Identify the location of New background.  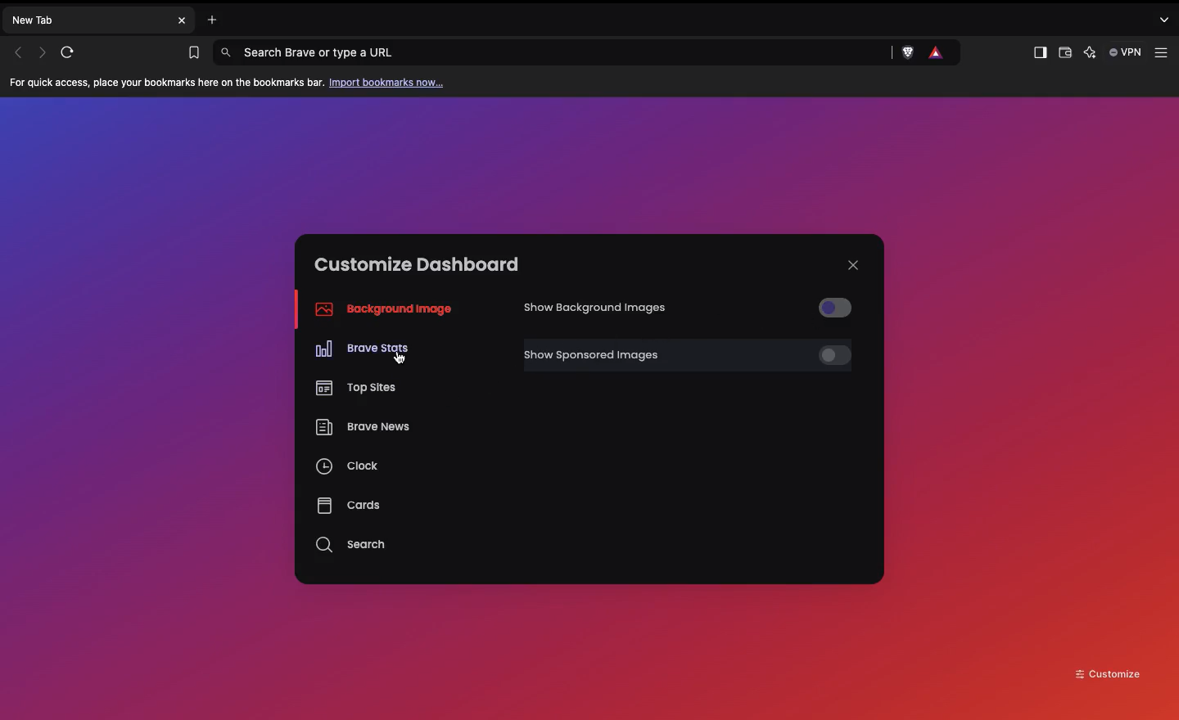
(589, 164).